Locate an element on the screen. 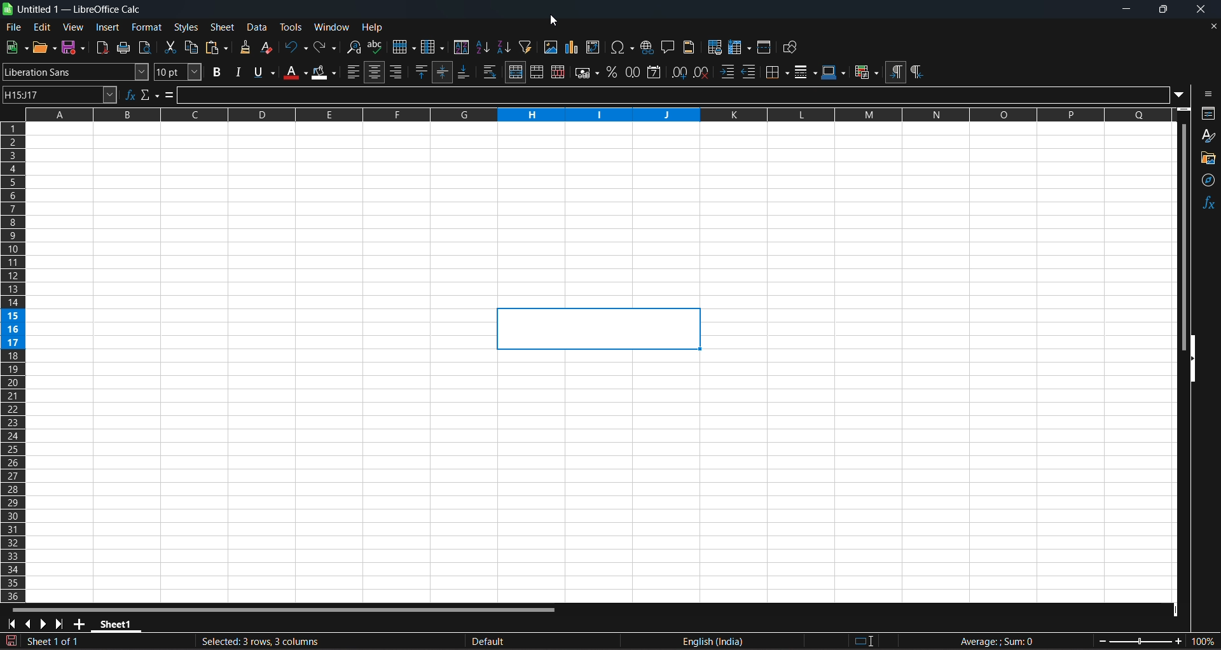  gallery is located at coordinates (1207, 160).